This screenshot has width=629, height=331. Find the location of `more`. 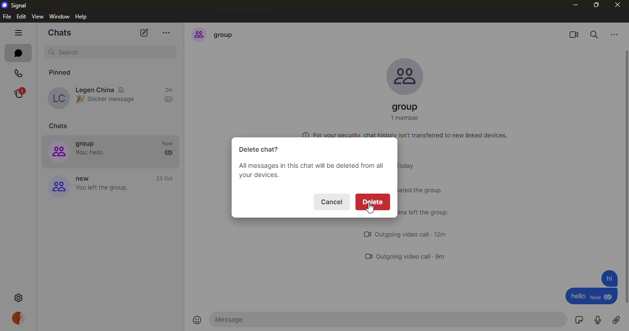

more is located at coordinates (615, 34).